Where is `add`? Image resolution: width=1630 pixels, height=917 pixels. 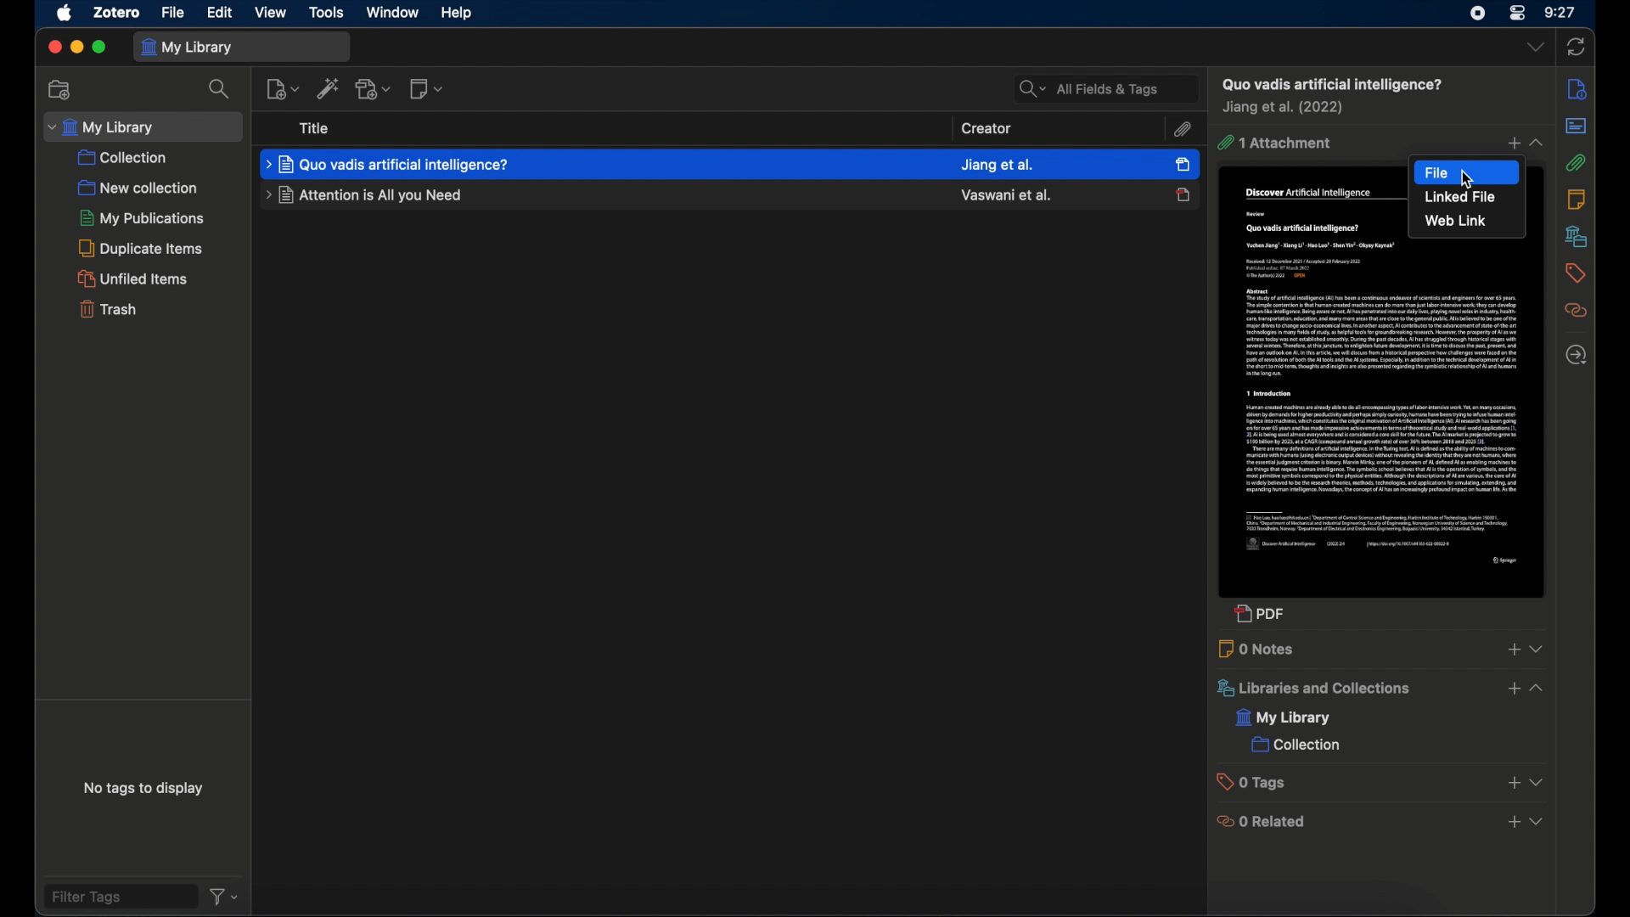
add is located at coordinates (1512, 784).